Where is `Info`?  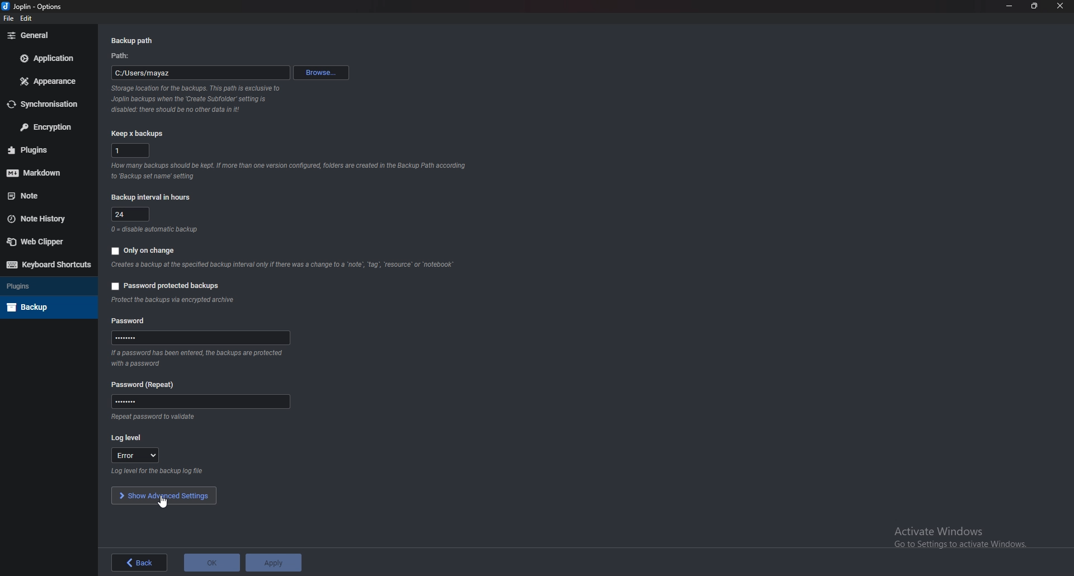
Info is located at coordinates (154, 418).